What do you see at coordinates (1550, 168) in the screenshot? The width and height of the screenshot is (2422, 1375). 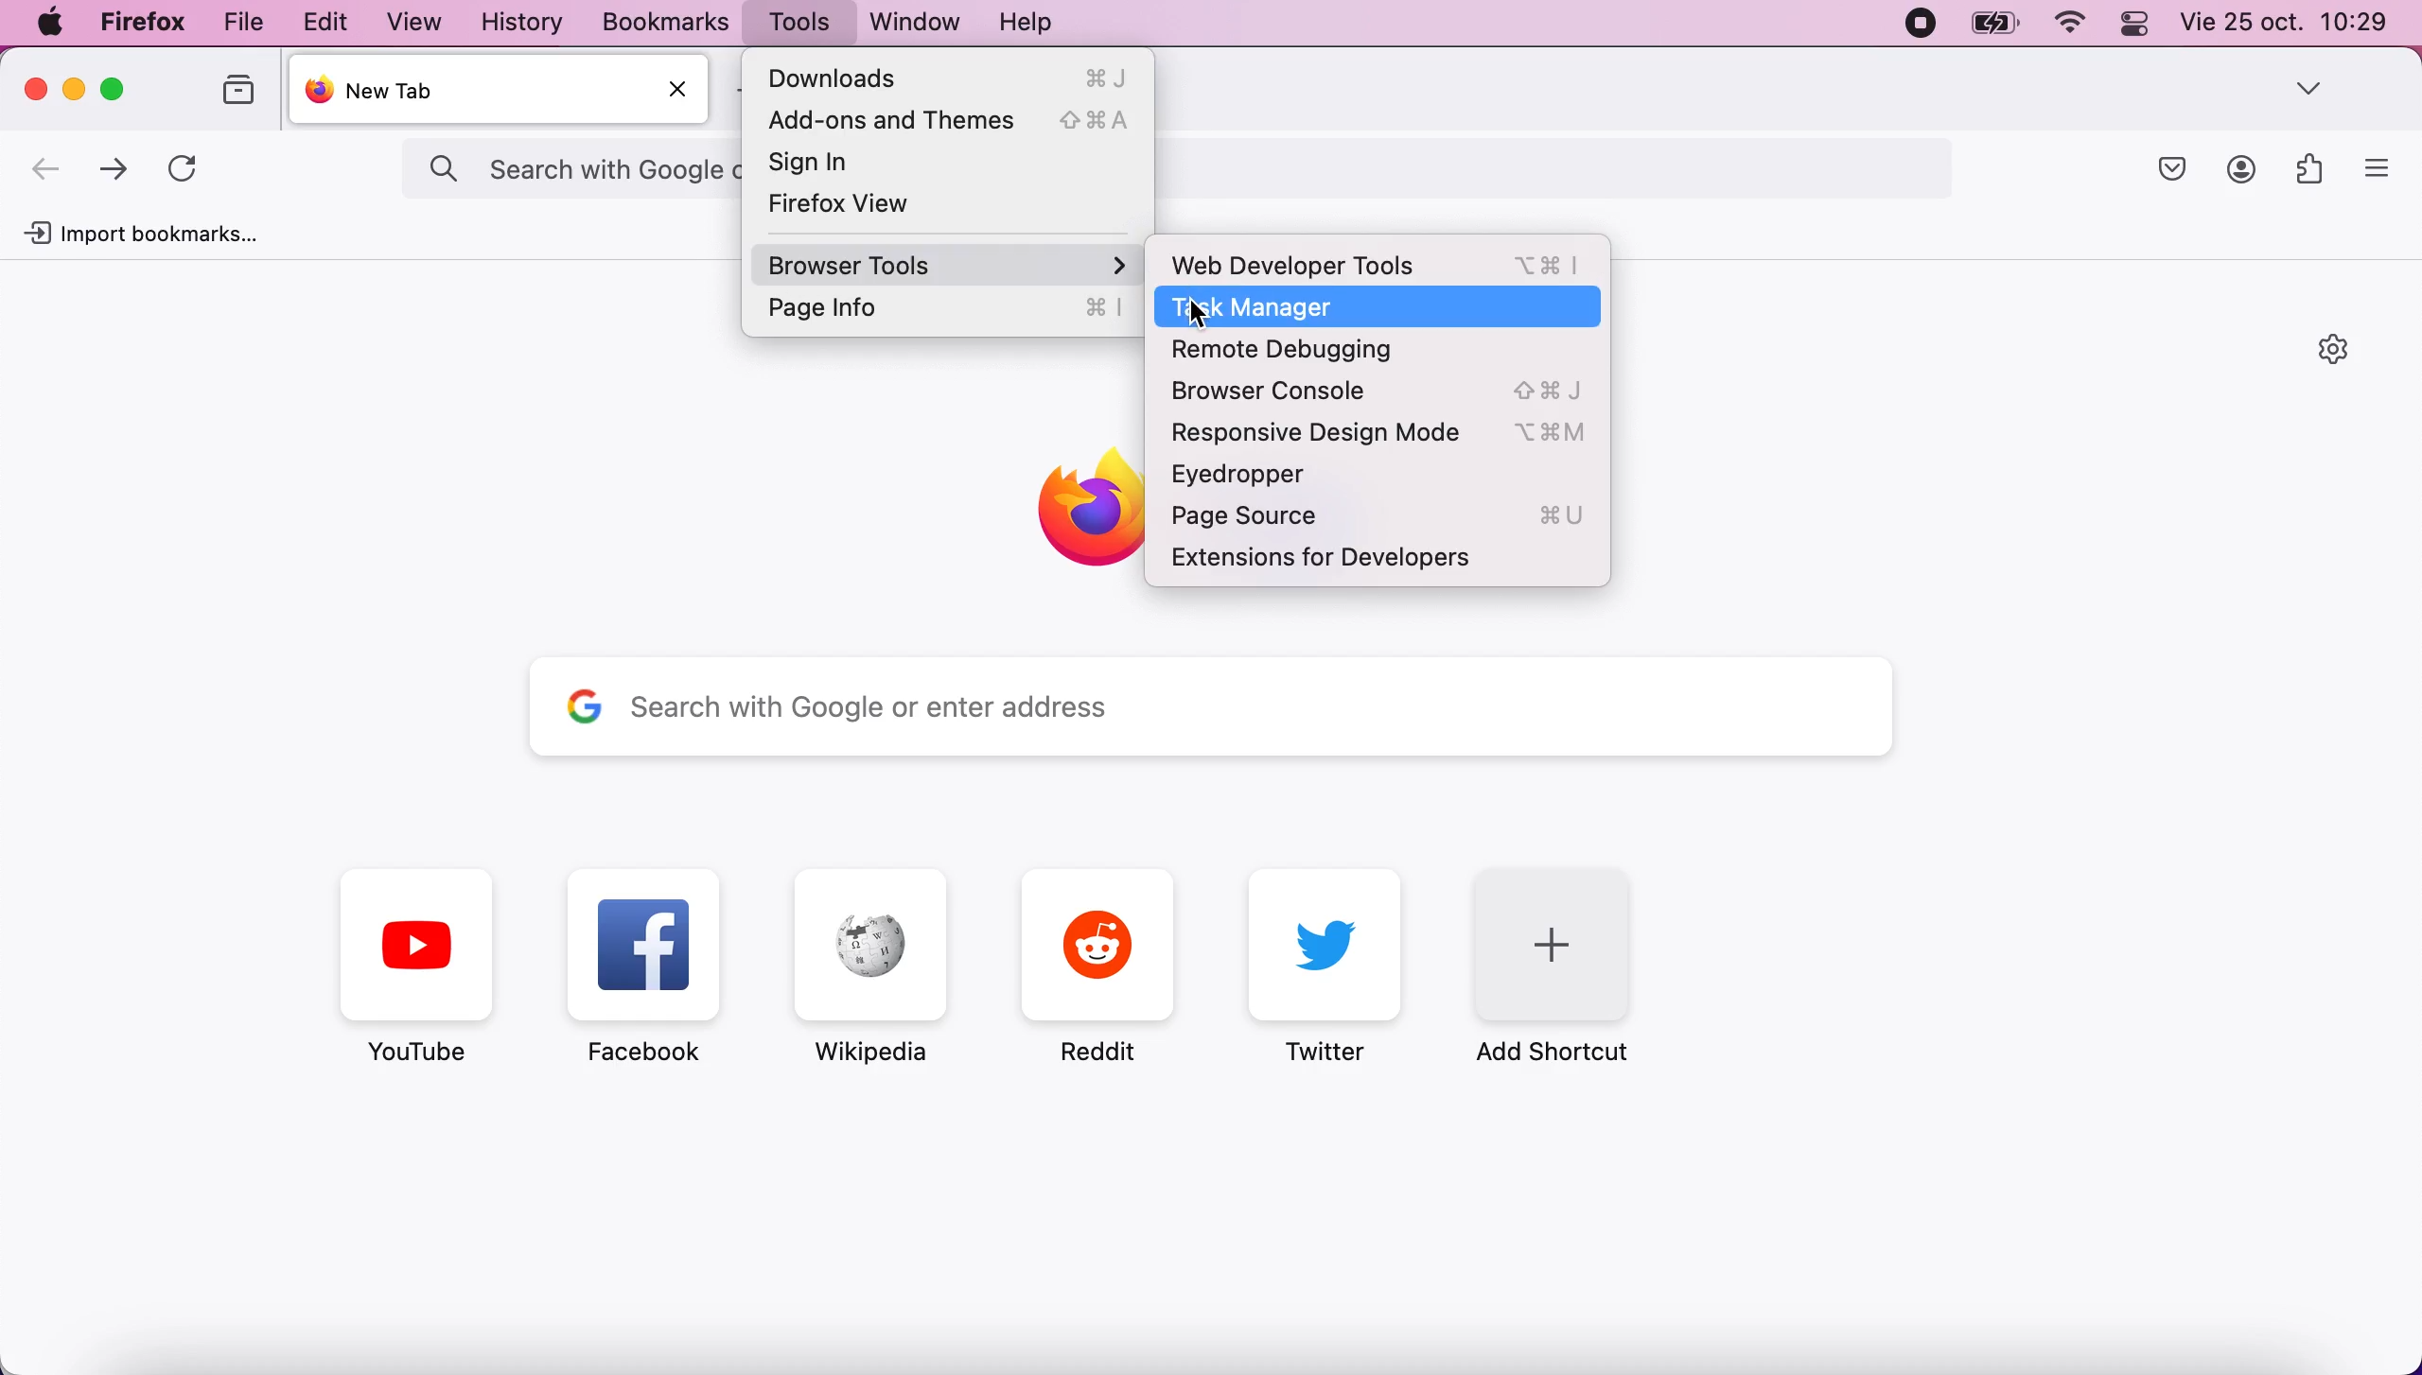 I see `search bar` at bounding box center [1550, 168].